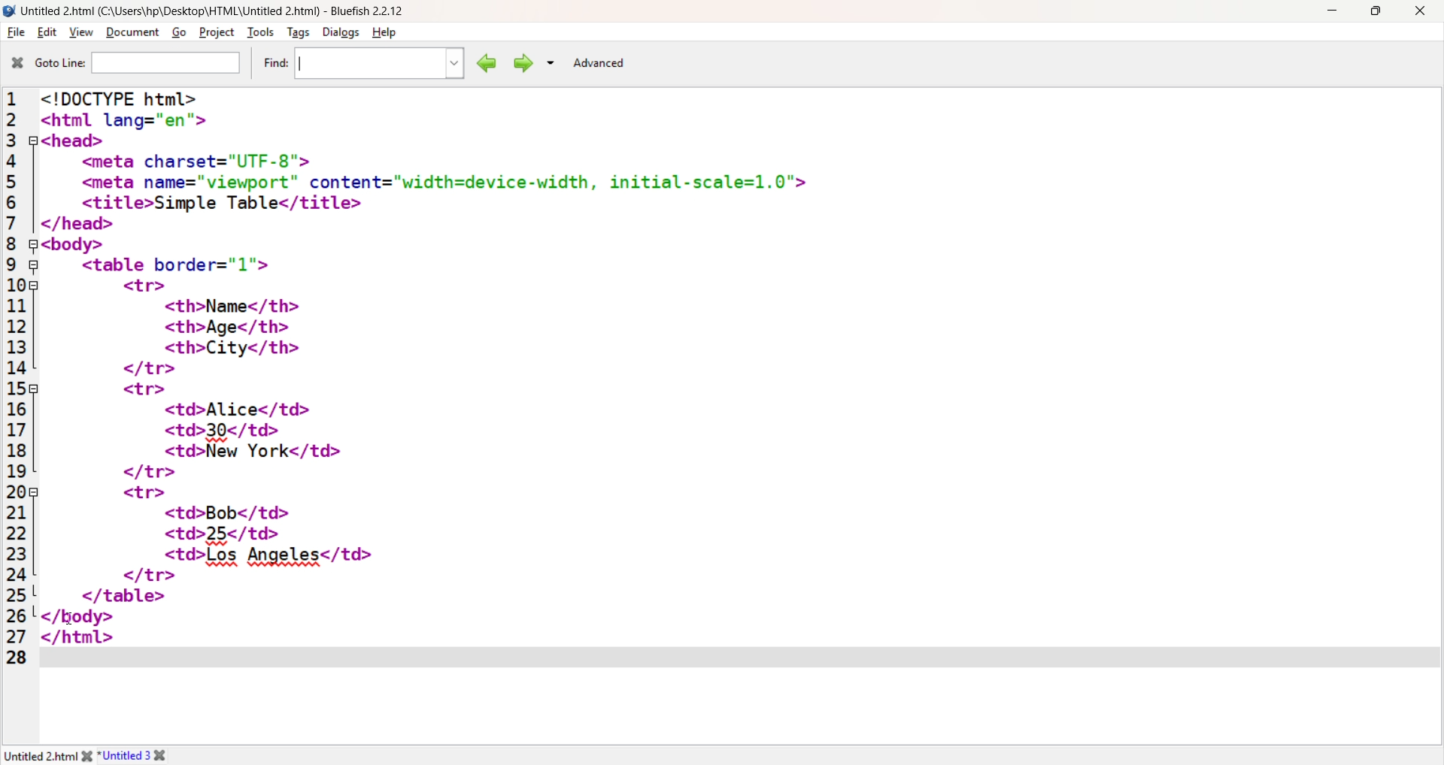  Describe the element at coordinates (85, 755) in the screenshot. I see `close file 1` at that location.